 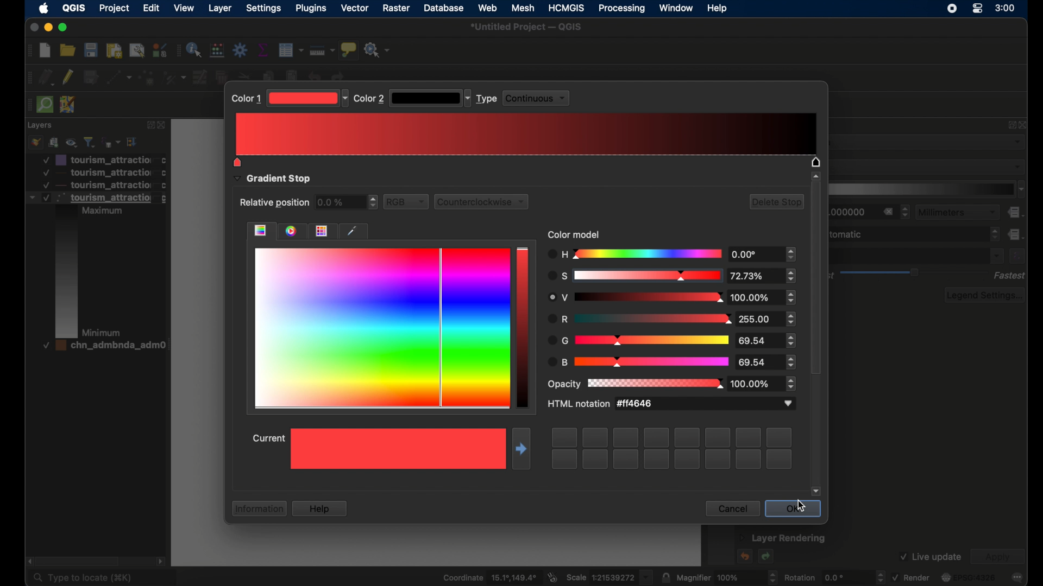 What do you see at coordinates (762, 297) in the screenshot?
I see `stepper buttons` at bounding box center [762, 297].